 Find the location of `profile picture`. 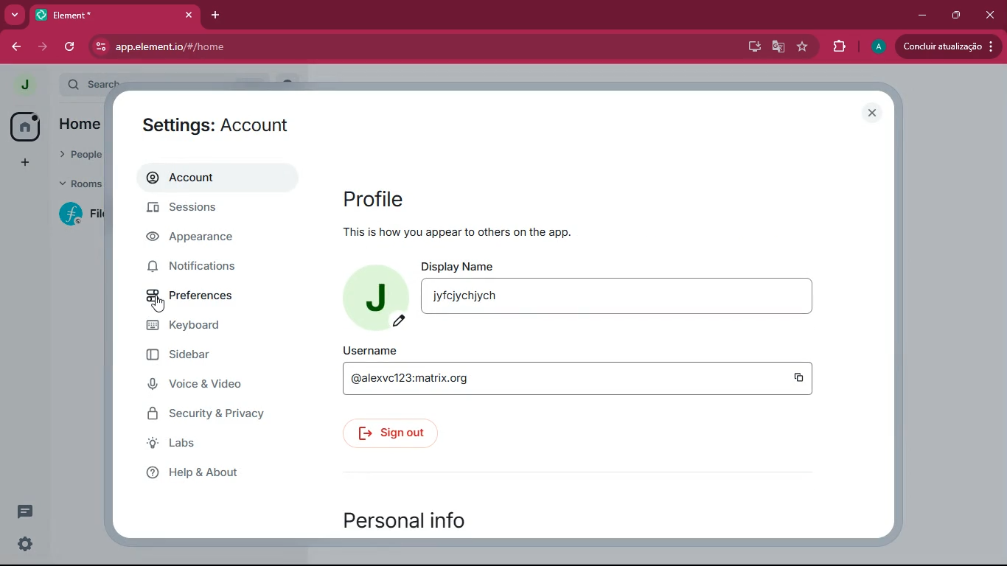

profile picture is located at coordinates (21, 84).